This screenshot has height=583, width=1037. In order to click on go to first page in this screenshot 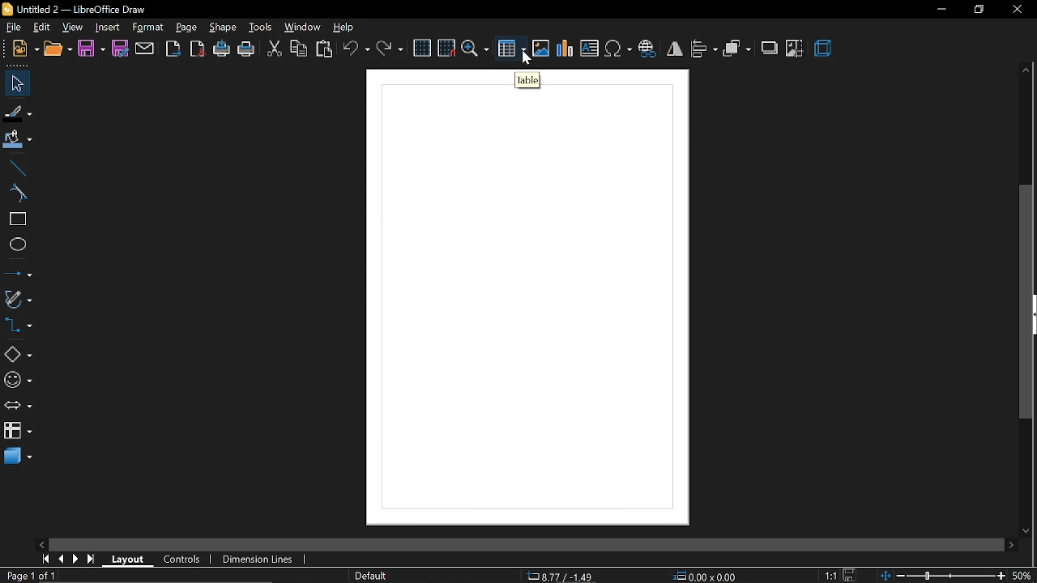, I will do `click(47, 559)`.